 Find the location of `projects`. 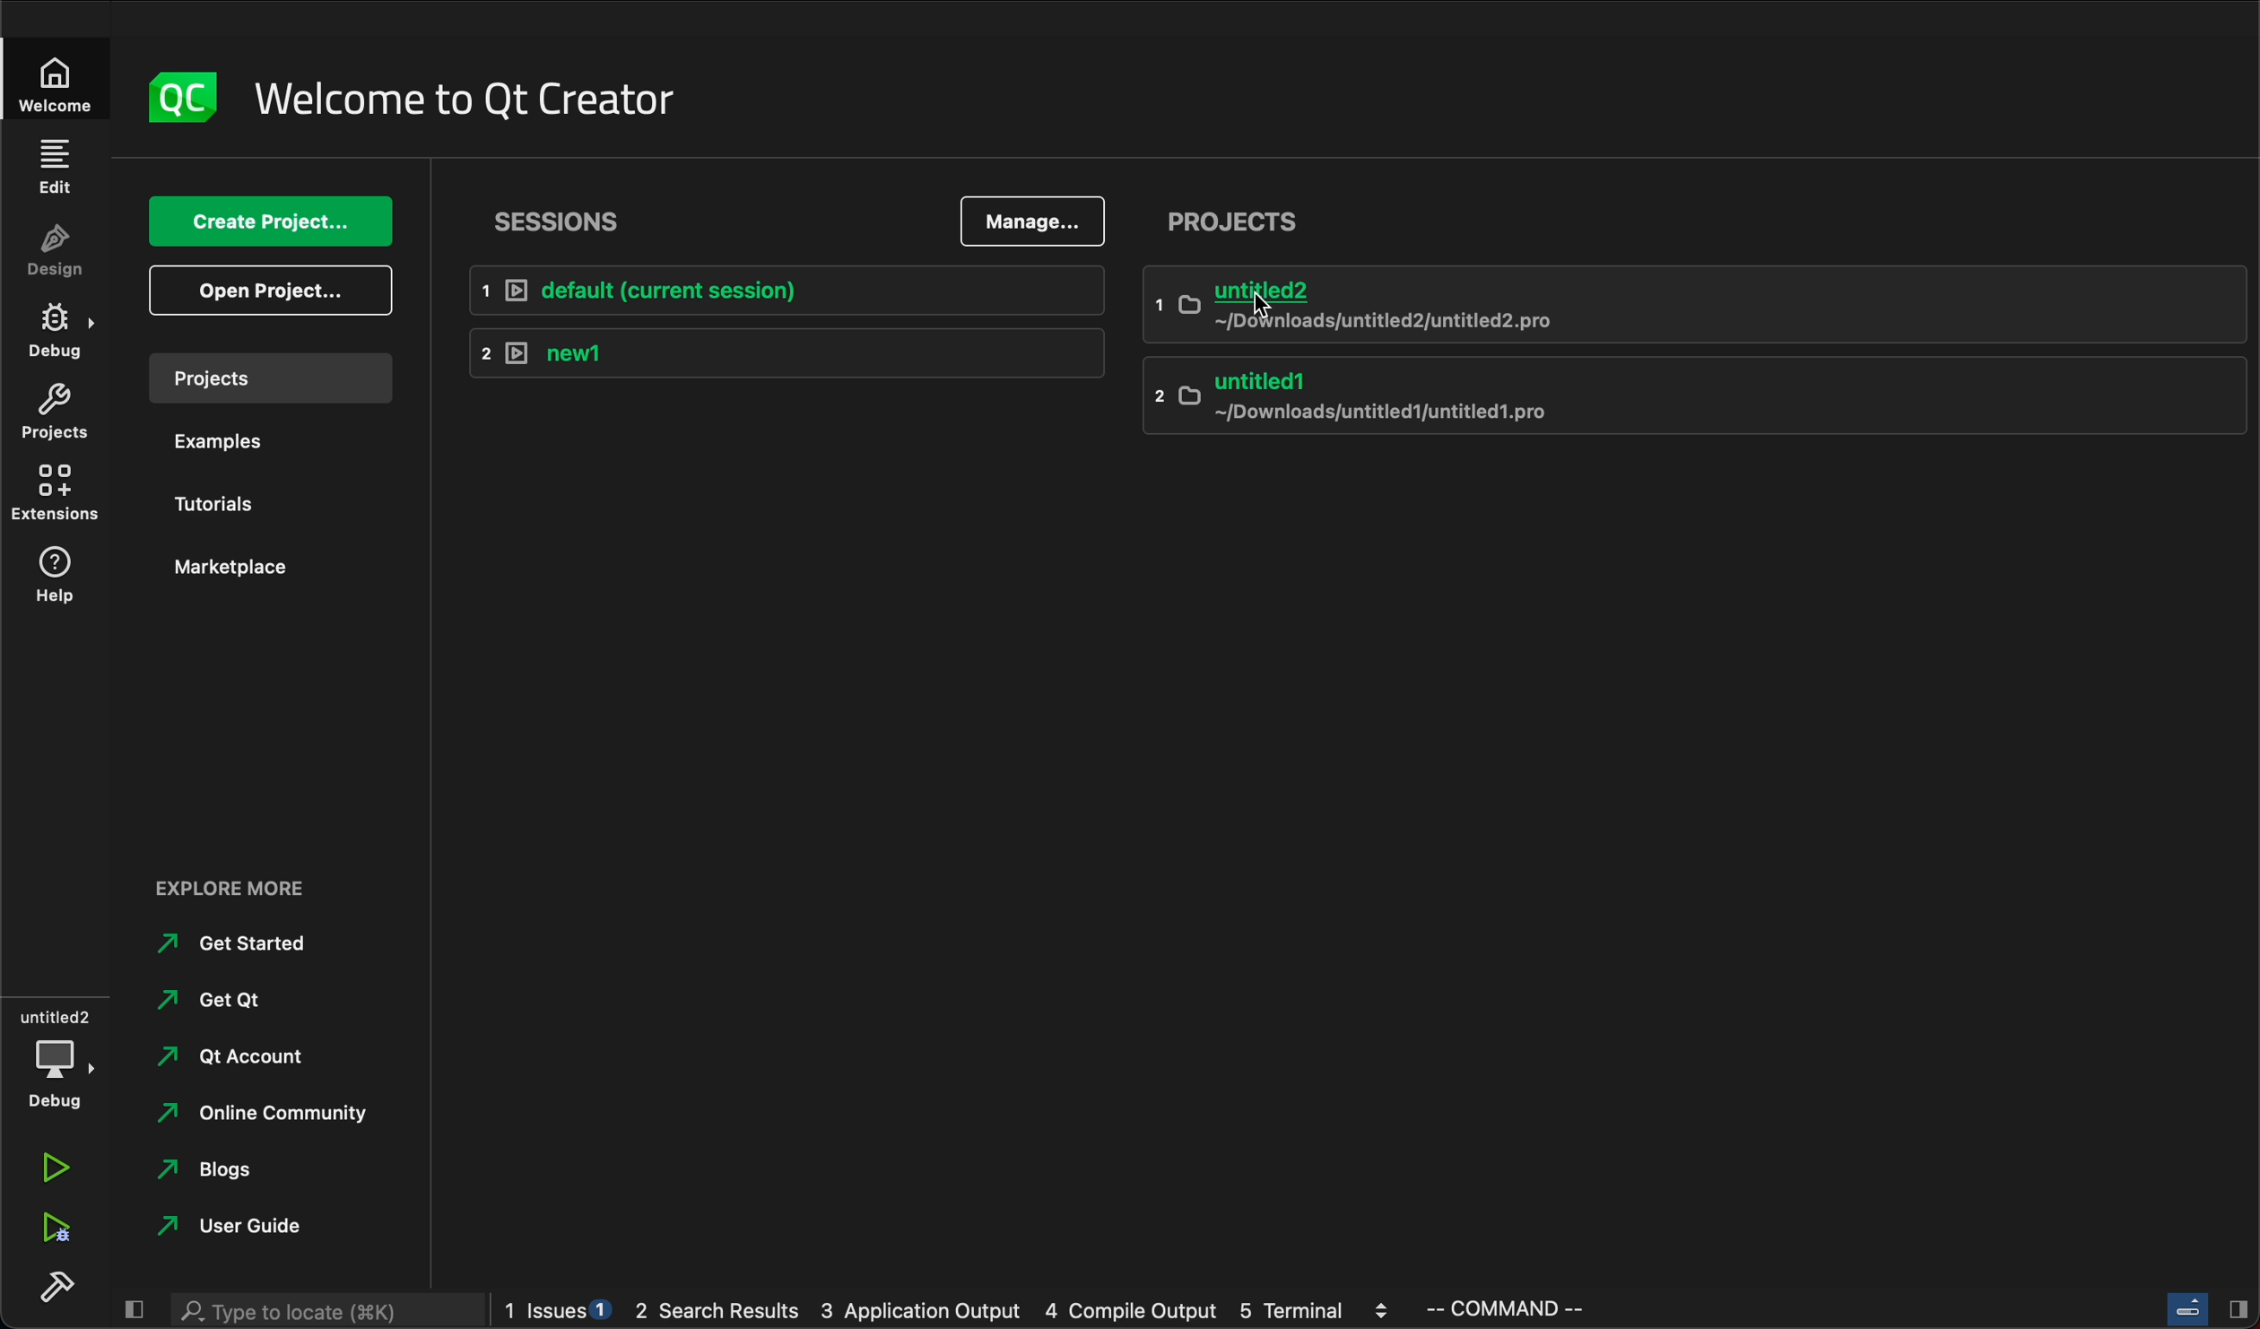

projects is located at coordinates (1238, 217).